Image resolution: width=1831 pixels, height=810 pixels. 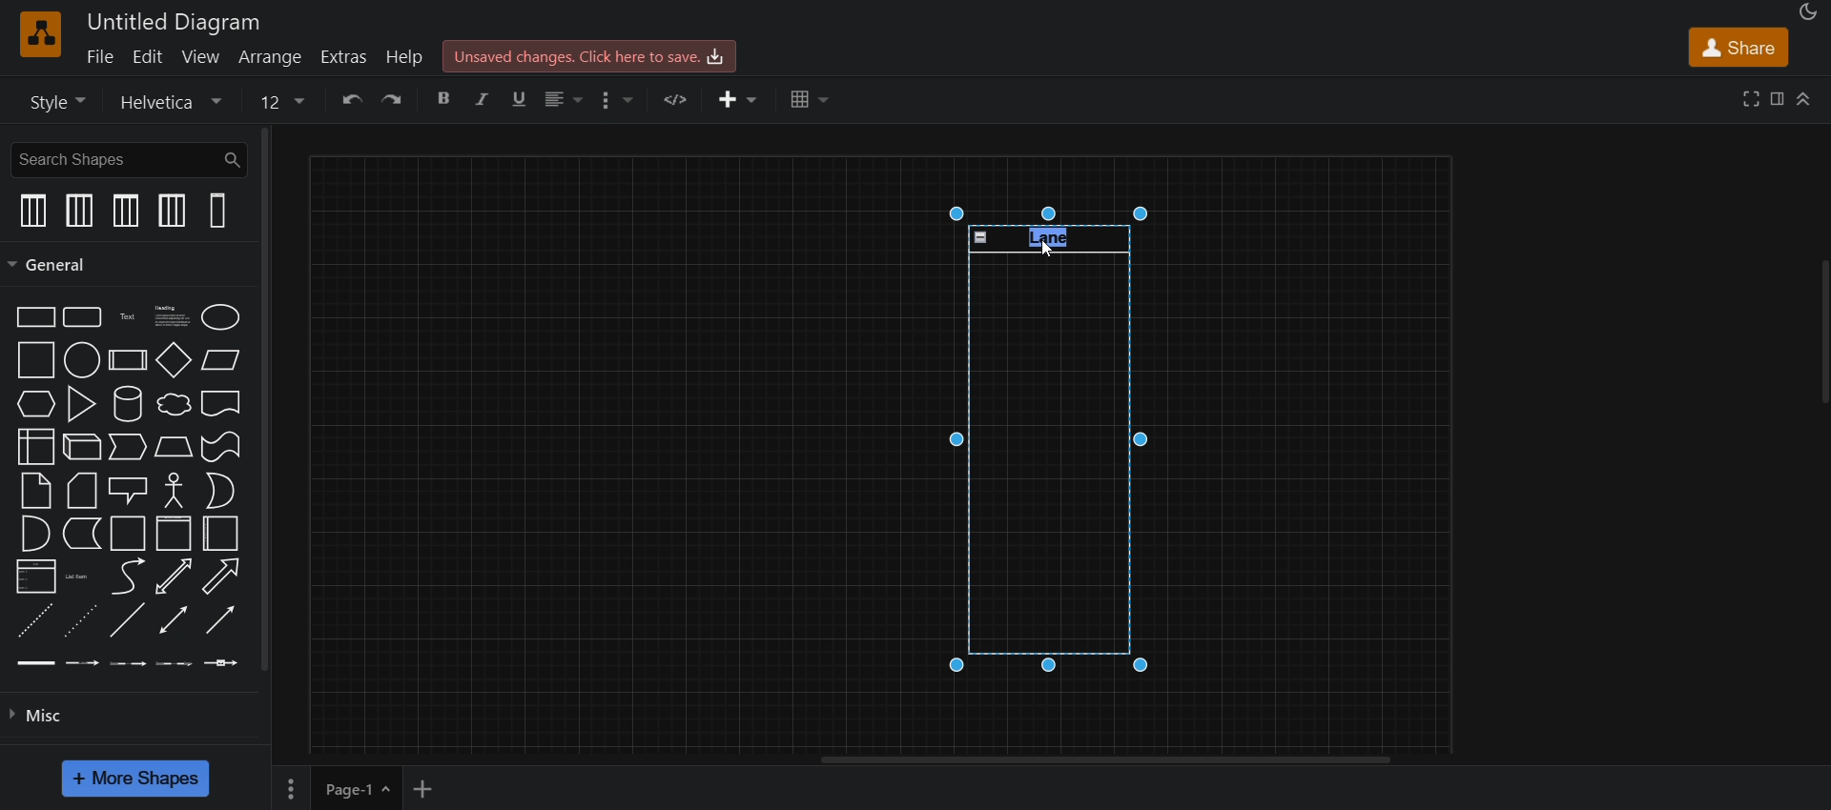 I want to click on title, so click(x=170, y=22).